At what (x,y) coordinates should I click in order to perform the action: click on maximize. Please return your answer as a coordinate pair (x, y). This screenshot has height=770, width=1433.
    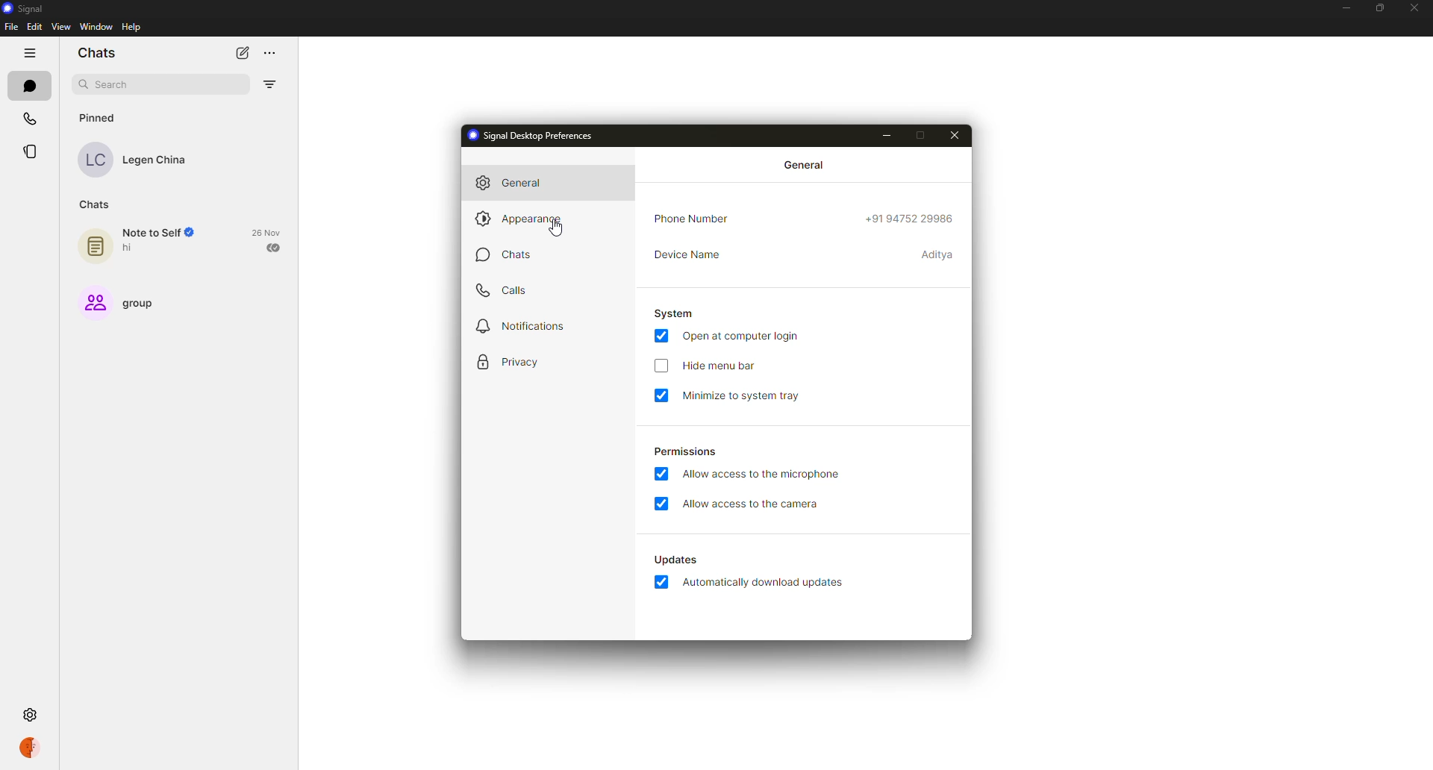
    Looking at the image, I should click on (1377, 8).